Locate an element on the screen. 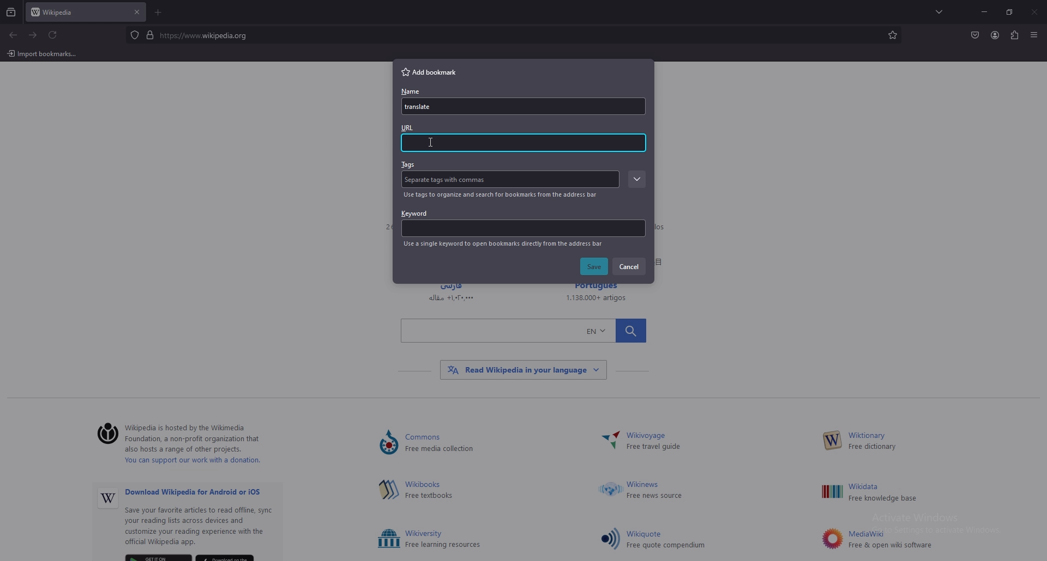 This screenshot has height=561, width=1047.  is located at coordinates (655, 491).